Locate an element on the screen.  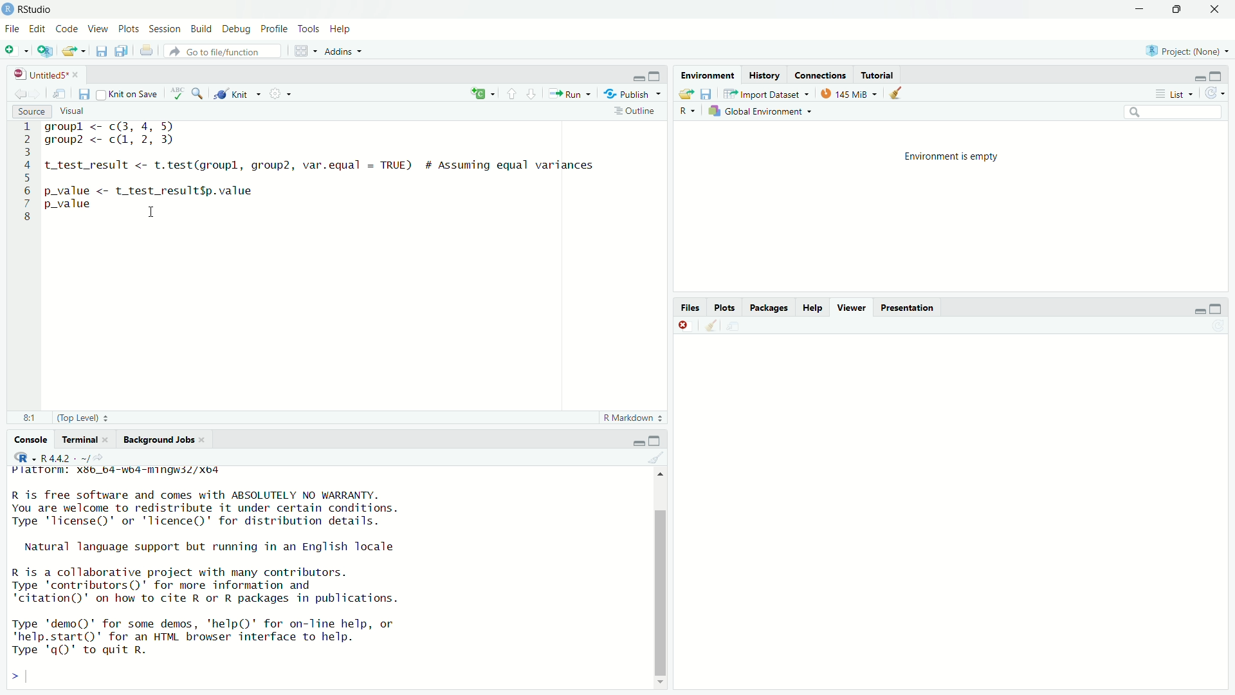
save workspace as is located at coordinates (707, 93).